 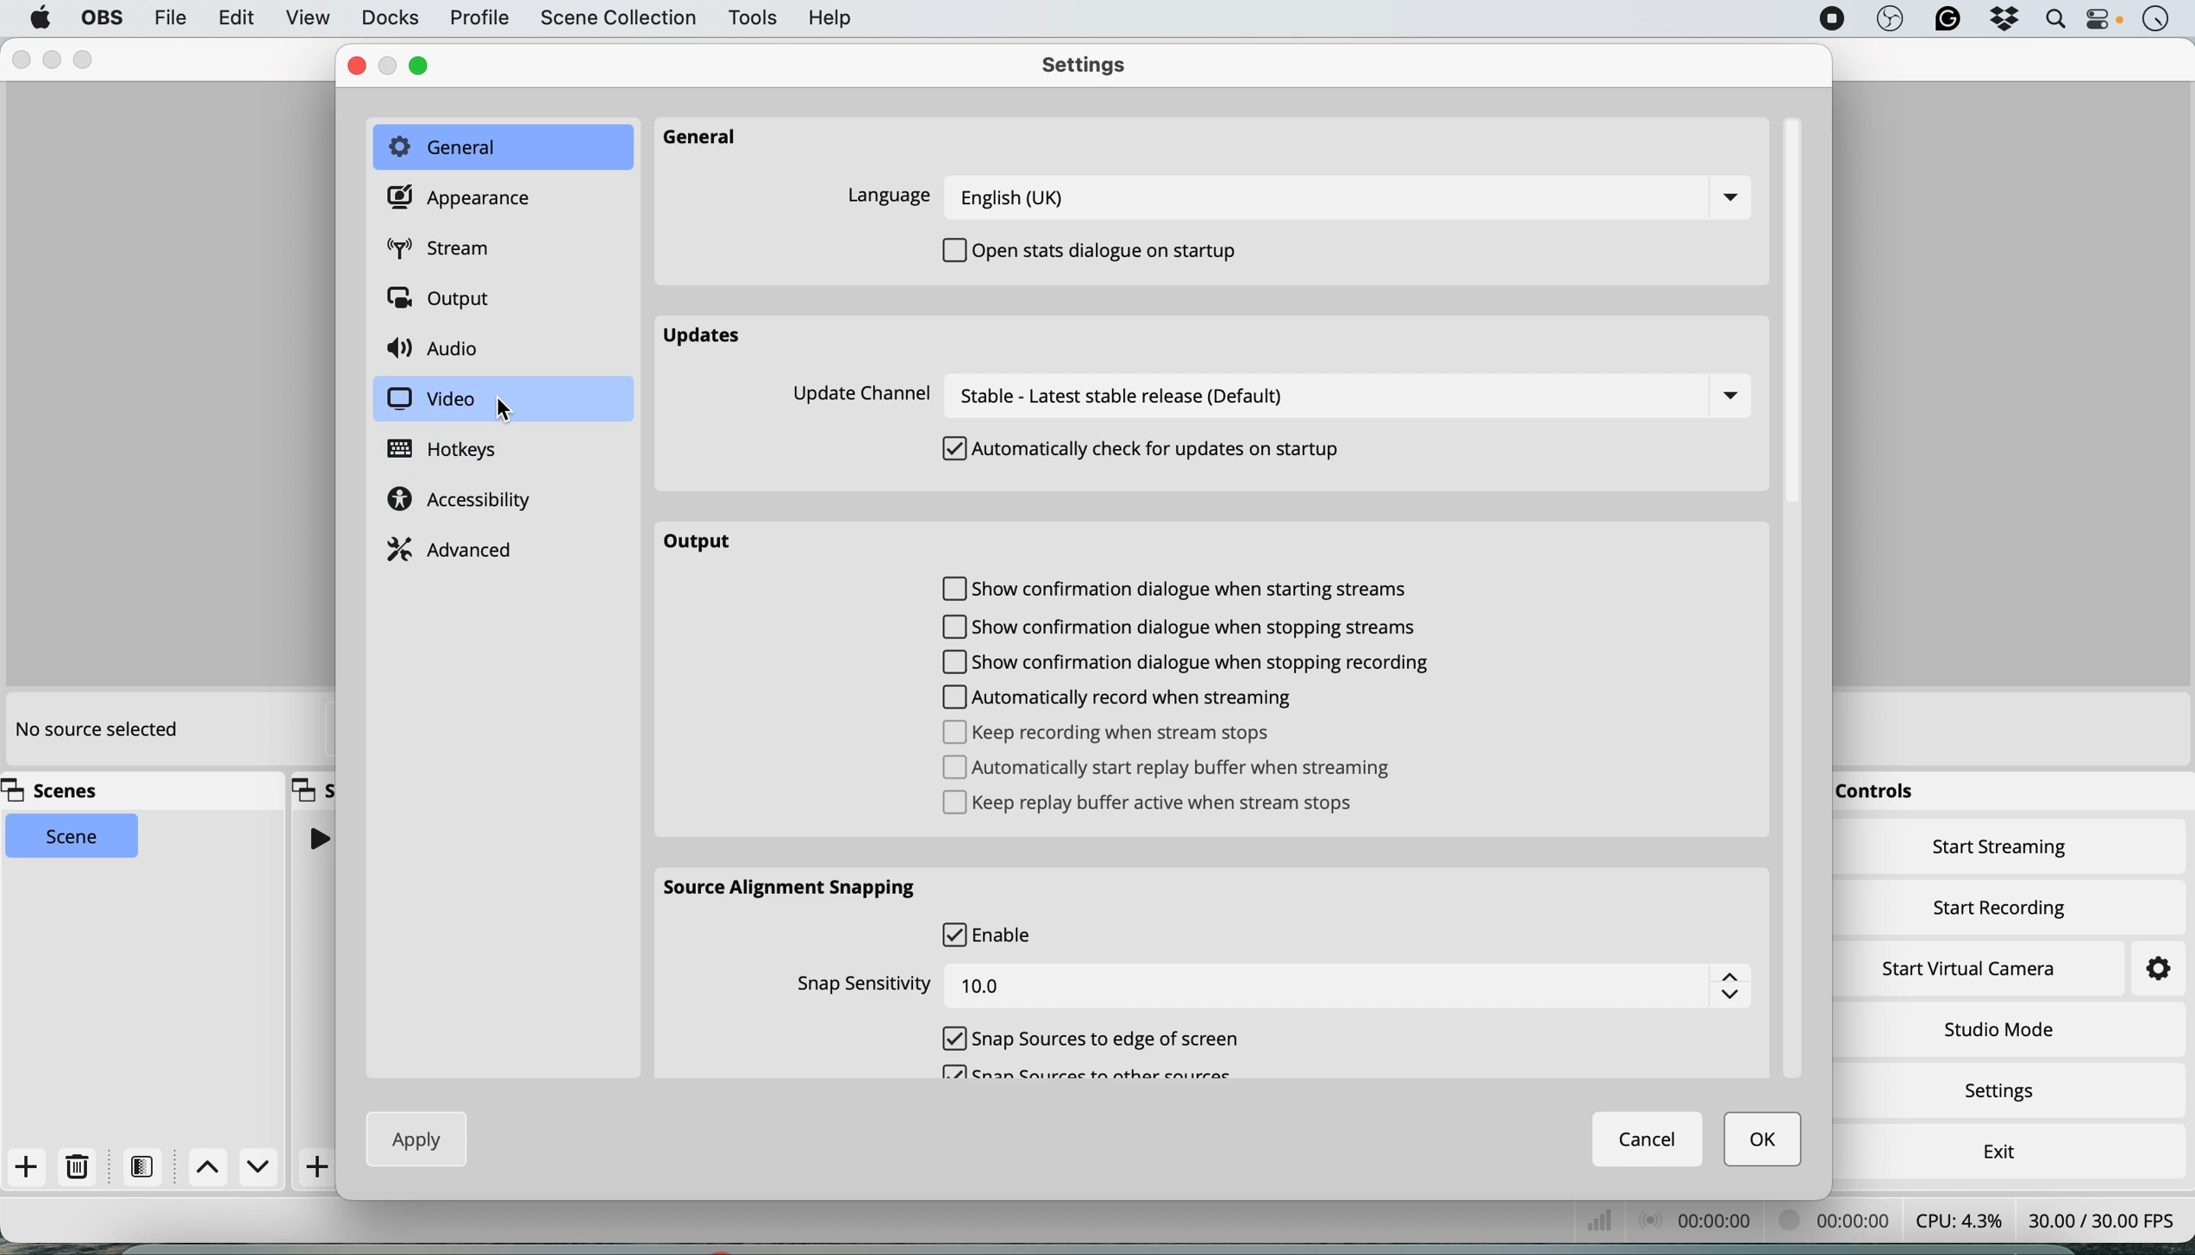 What do you see at coordinates (2102, 1218) in the screenshot?
I see `frames per second` at bounding box center [2102, 1218].